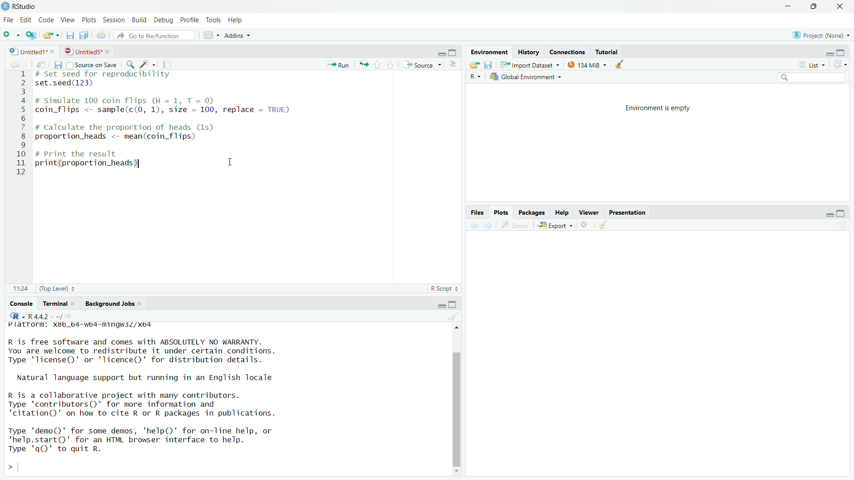 Image resolution: width=854 pixels, height=480 pixels. Describe the element at coordinates (489, 226) in the screenshot. I see `next plot` at that location.